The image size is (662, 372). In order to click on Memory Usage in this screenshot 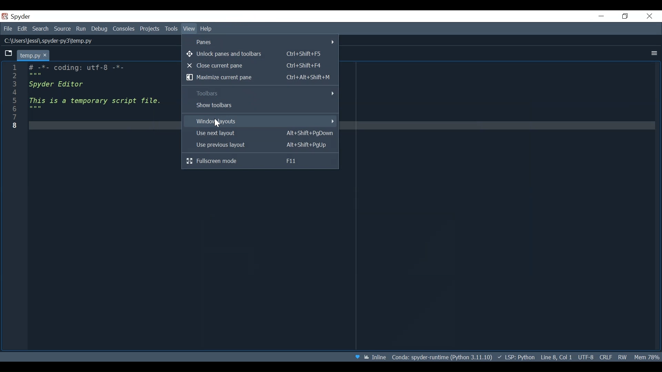, I will do `click(646, 357)`.